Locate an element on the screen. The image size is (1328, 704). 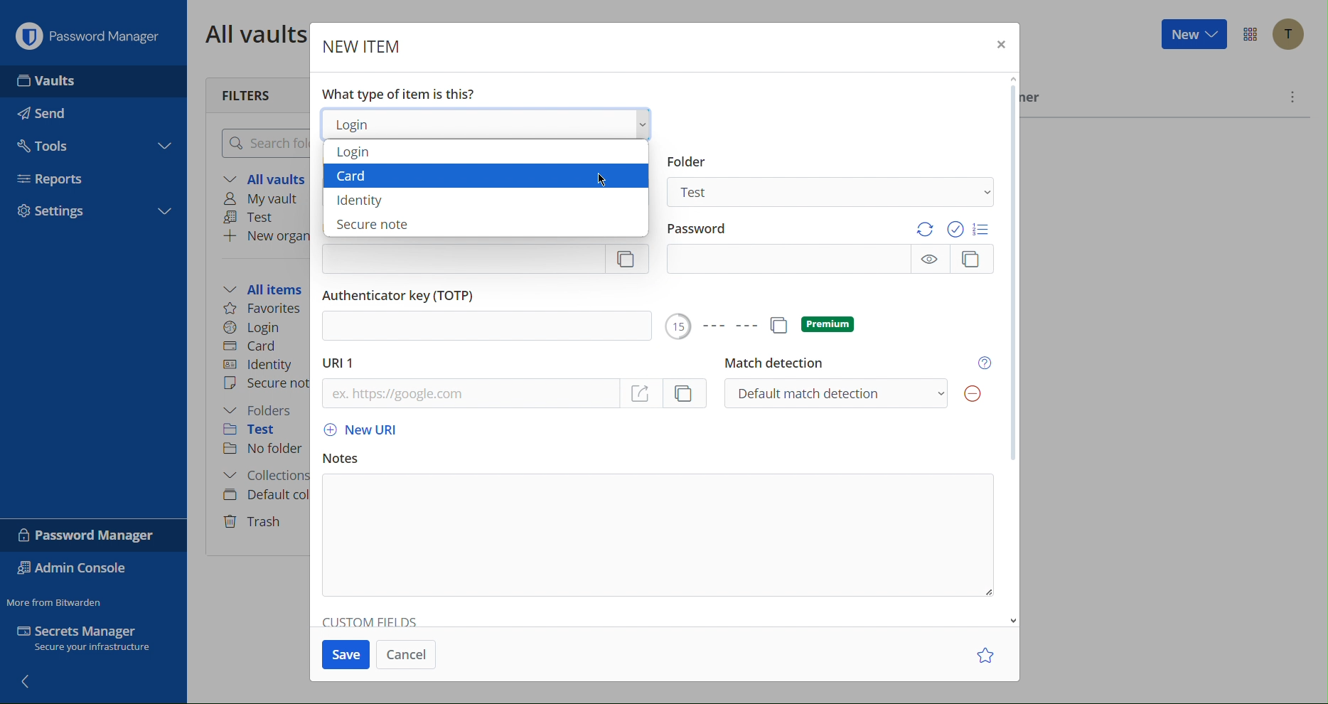
Options is located at coordinates (763, 327).